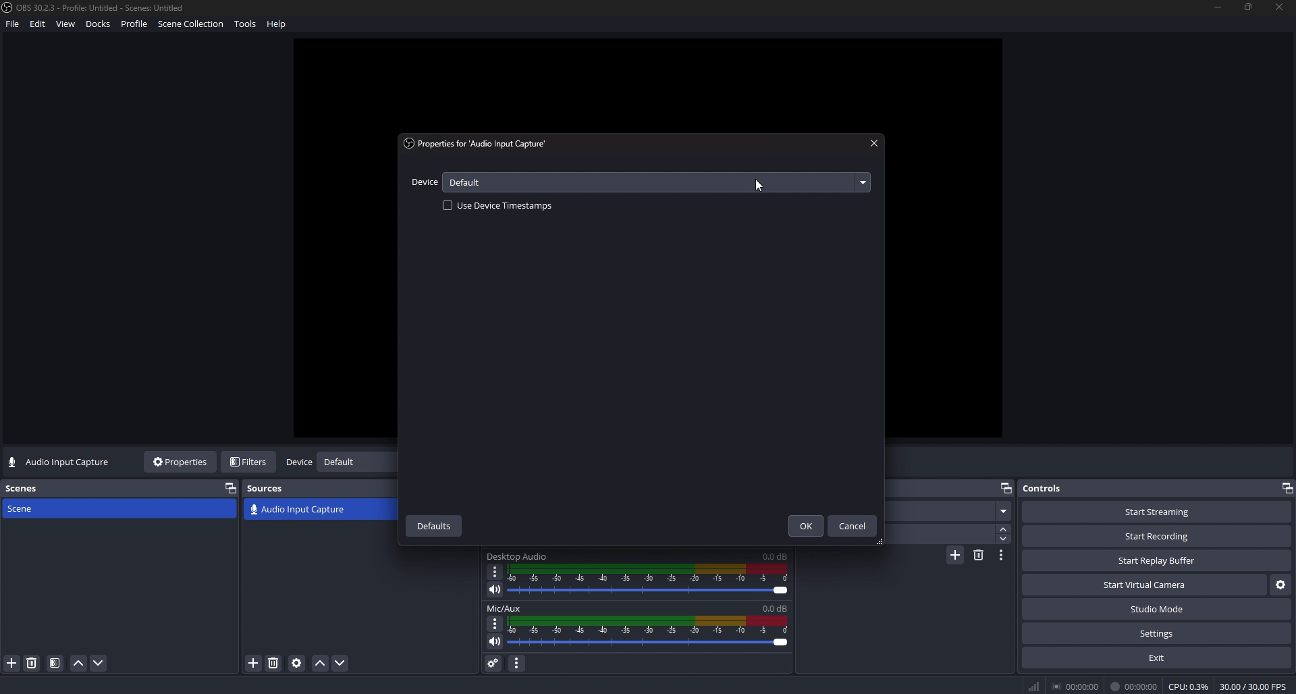 This screenshot has width=1296, height=694. I want to click on I it, so click(1135, 686).